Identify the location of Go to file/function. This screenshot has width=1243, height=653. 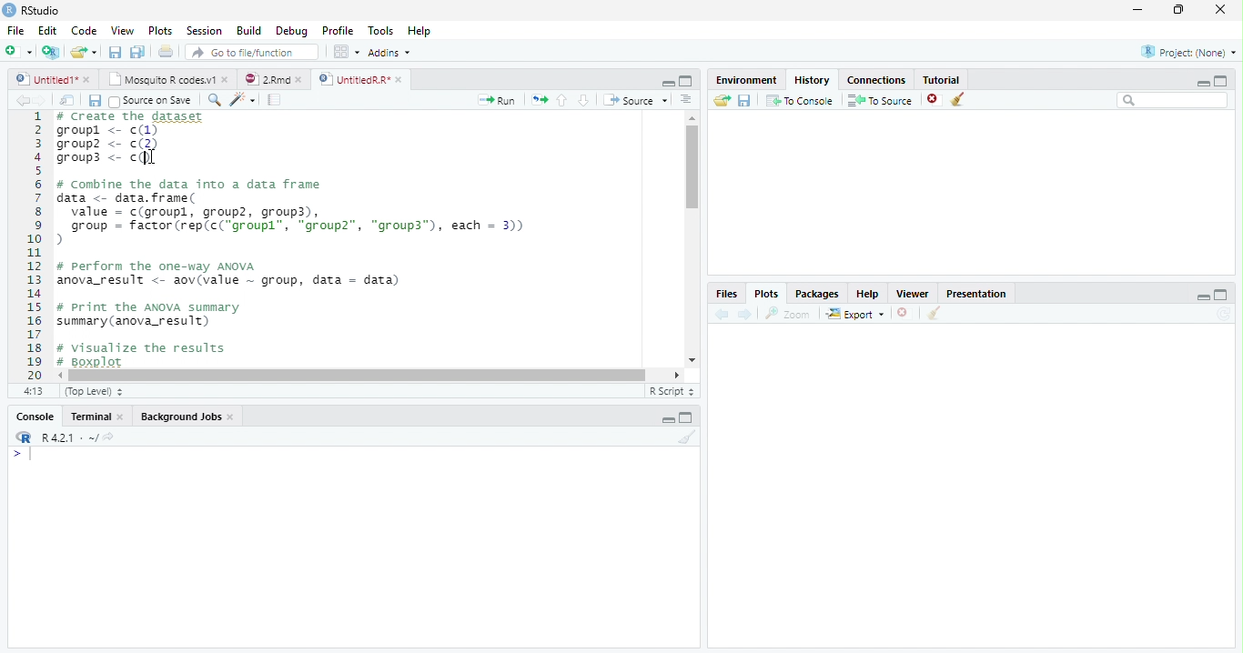
(252, 53).